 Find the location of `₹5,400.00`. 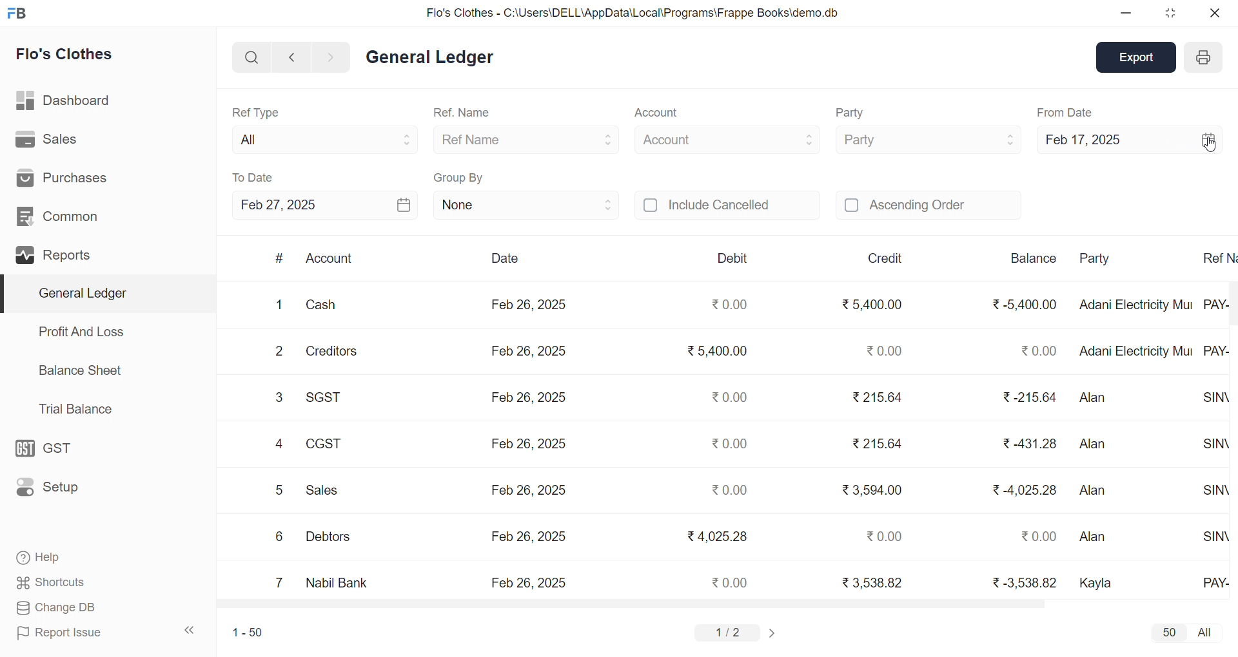

₹5,400.00 is located at coordinates (719, 353).